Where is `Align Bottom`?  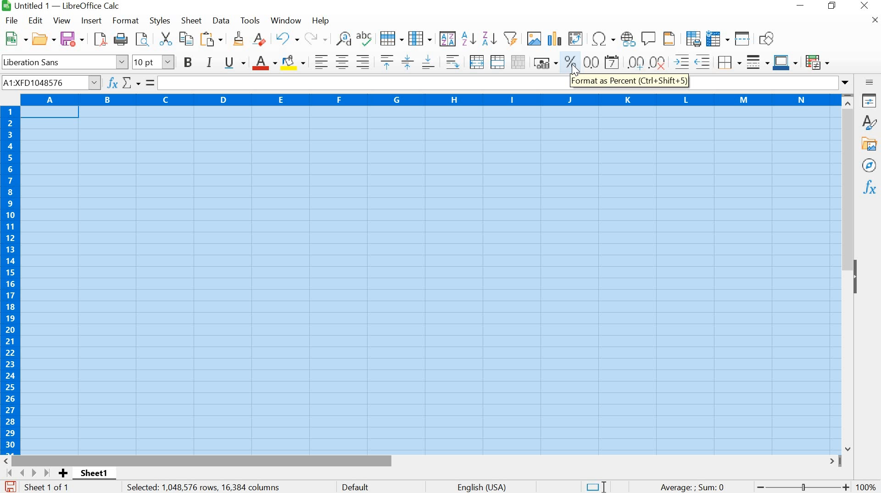 Align Bottom is located at coordinates (428, 63).